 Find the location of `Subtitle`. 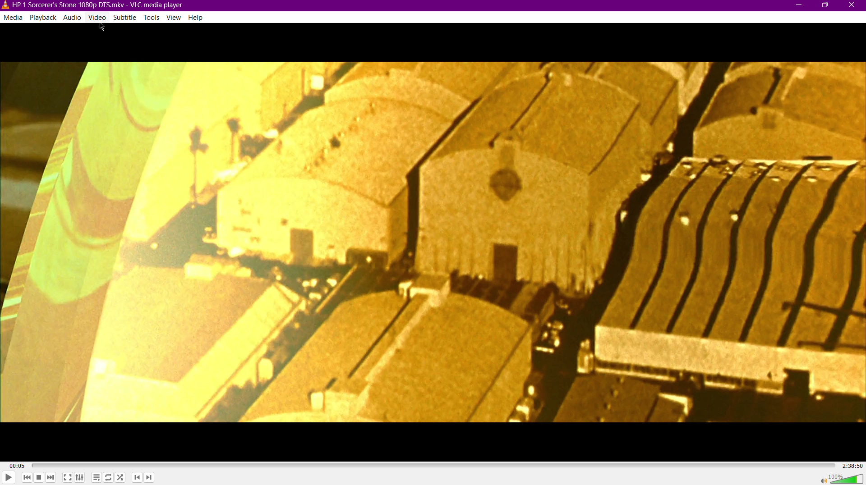

Subtitle is located at coordinates (126, 17).